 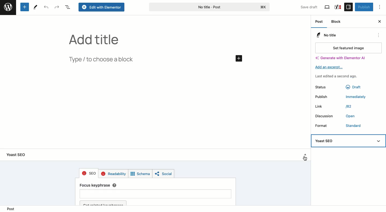 What do you see at coordinates (20, 154) in the screenshot?
I see `Yoast SEO` at bounding box center [20, 154].